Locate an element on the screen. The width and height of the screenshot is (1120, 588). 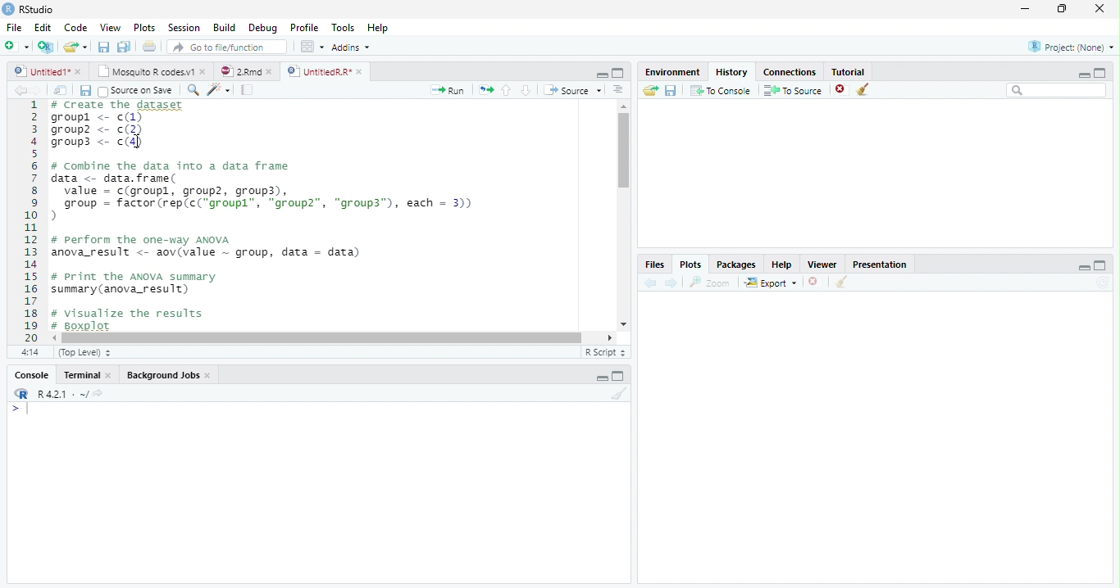
Help is located at coordinates (377, 29).